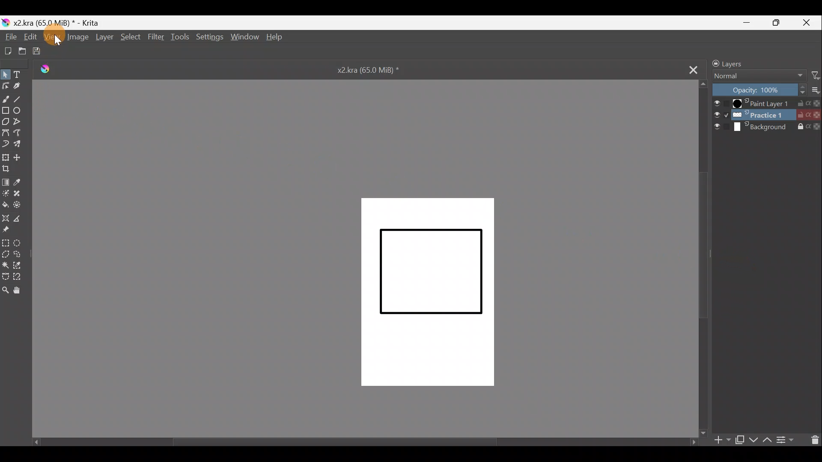 This screenshot has width=822, height=462. I want to click on Move layer/mask up, so click(768, 440).